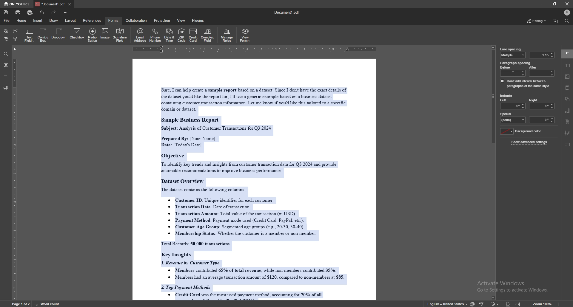 The width and height of the screenshot is (573, 307). What do you see at coordinates (181, 35) in the screenshot?
I see `zip code` at bounding box center [181, 35].